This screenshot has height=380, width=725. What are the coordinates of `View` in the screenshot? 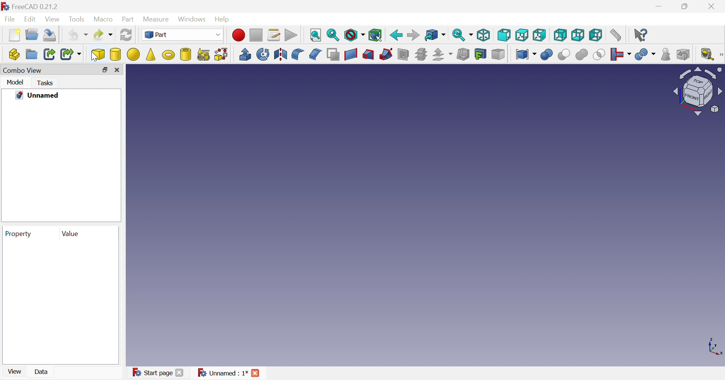 It's located at (15, 371).